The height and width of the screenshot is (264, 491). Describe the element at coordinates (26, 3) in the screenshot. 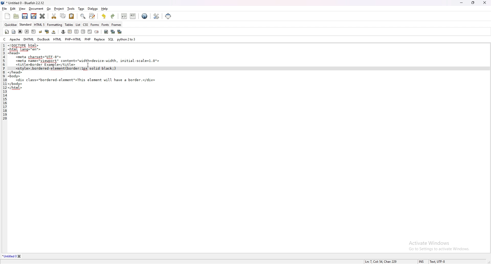

I see `* Untitled 0 - Bluefish 2.2.12` at that location.